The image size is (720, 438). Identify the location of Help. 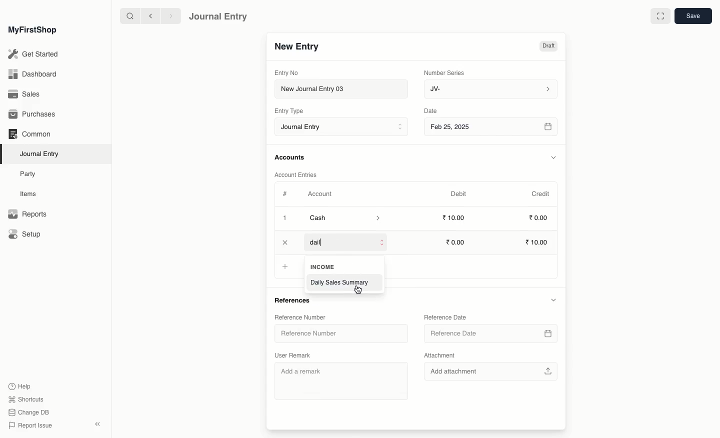
(18, 385).